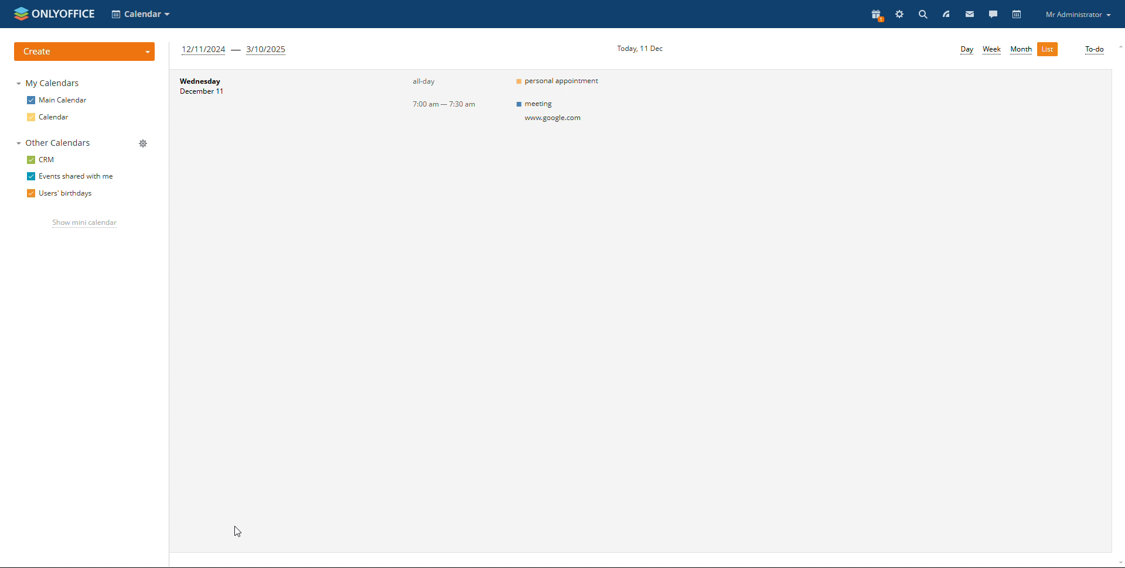 The height and width of the screenshot is (568, 1125). Describe the element at coordinates (54, 13) in the screenshot. I see `logo` at that location.